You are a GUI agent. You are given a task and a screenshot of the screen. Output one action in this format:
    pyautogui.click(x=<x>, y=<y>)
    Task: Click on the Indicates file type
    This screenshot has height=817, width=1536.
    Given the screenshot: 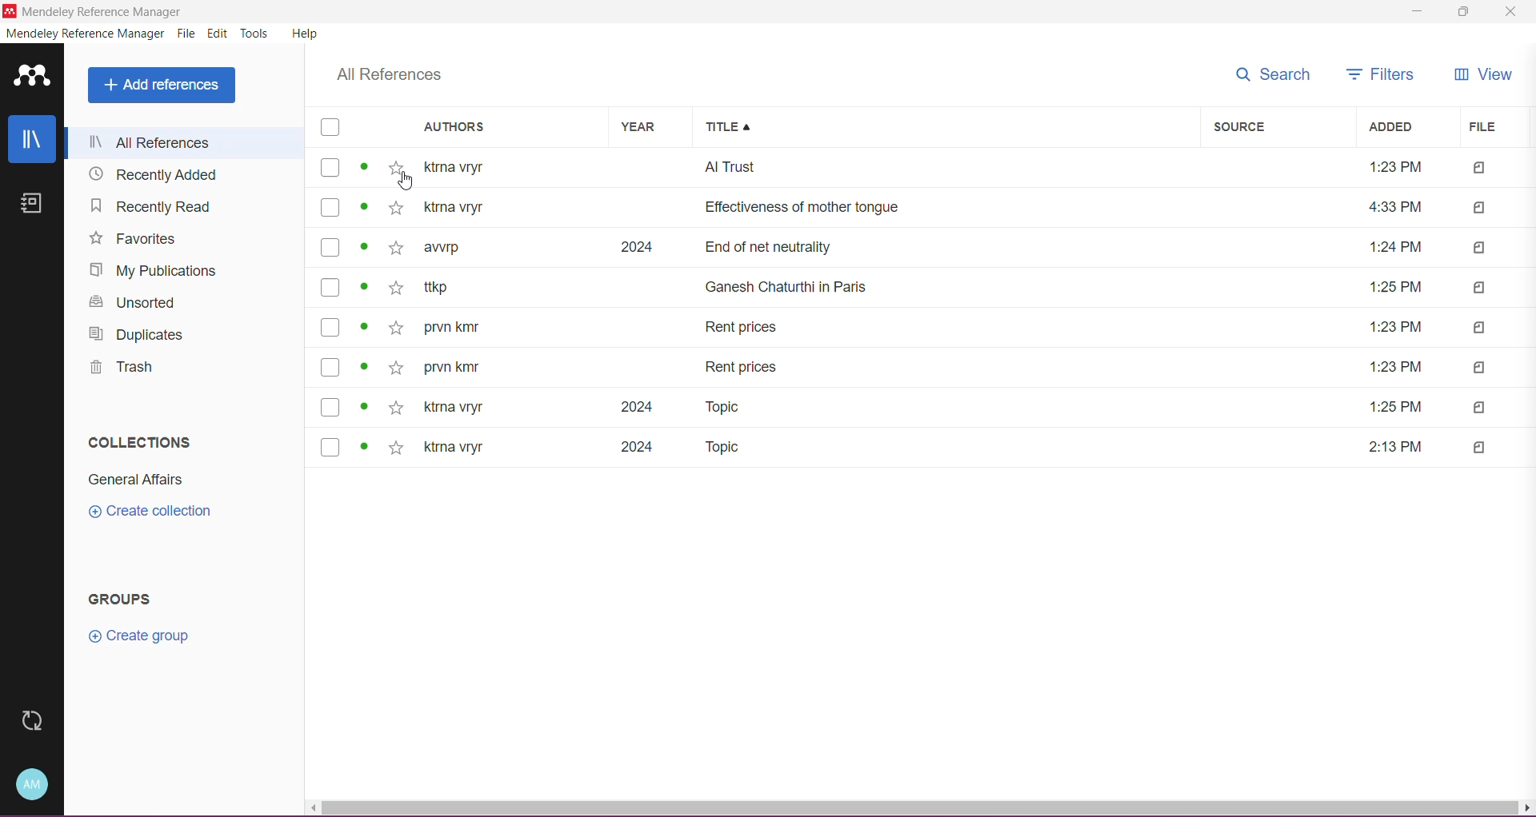 What is the action you would take?
    pyautogui.click(x=1479, y=209)
    